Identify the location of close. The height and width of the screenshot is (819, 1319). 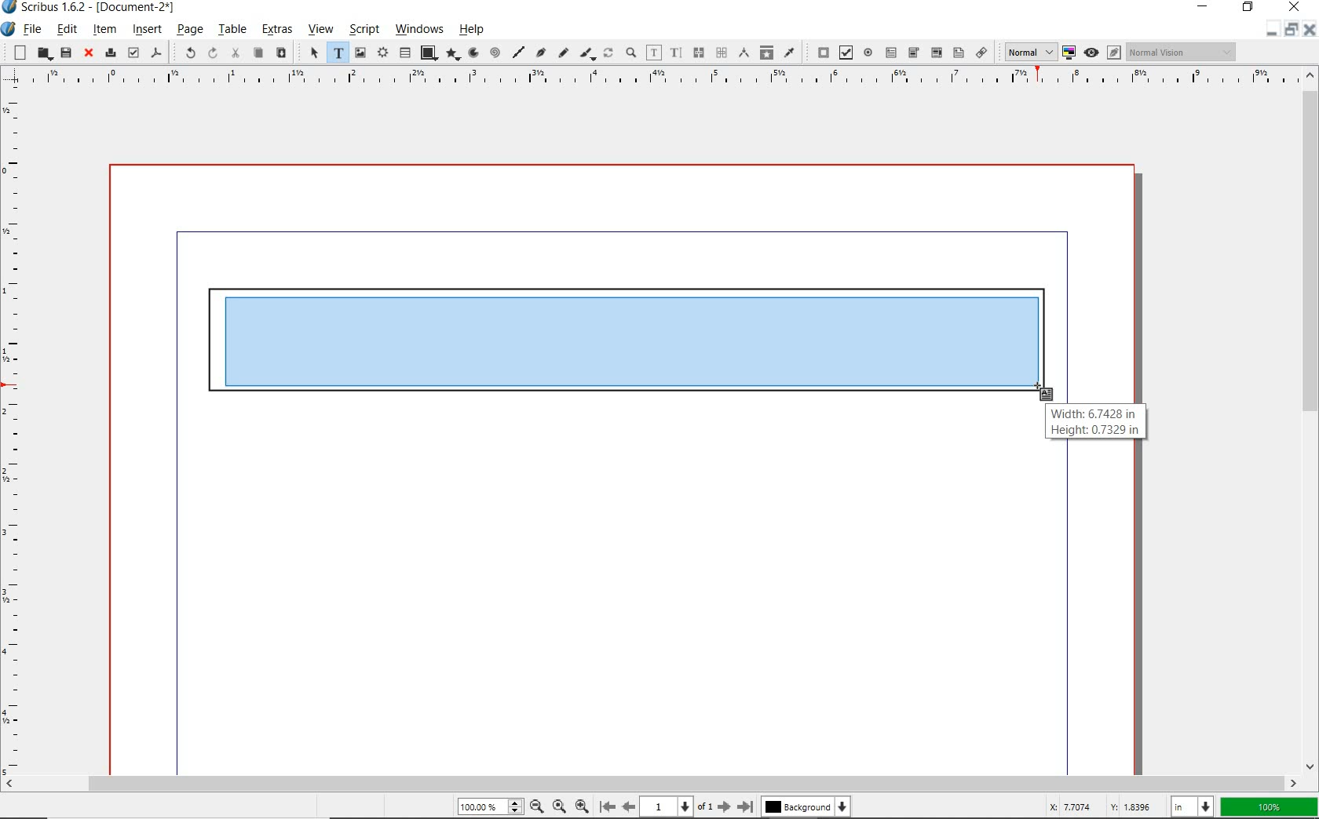
(1294, 8).